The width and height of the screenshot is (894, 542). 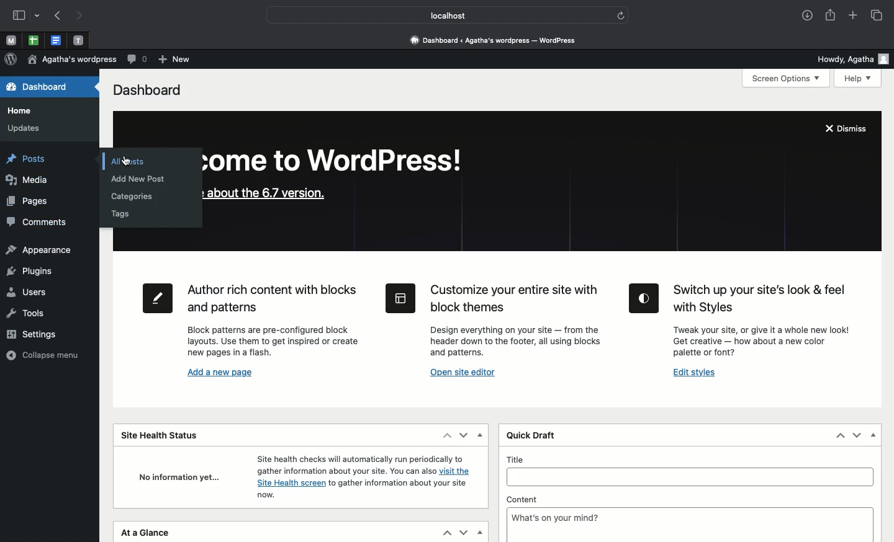 I want to click on , so click(x=265, y=496).